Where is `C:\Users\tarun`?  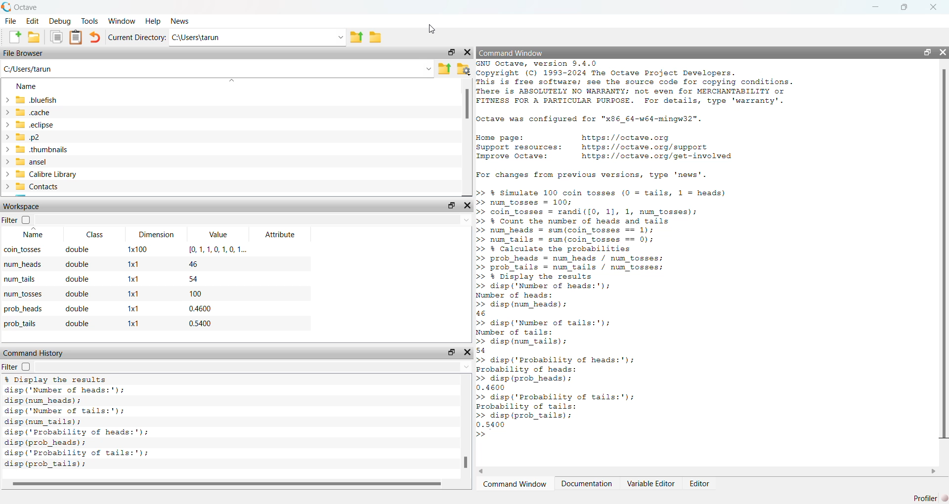
C:\Users\tarun is located at coordinates (29, 69).